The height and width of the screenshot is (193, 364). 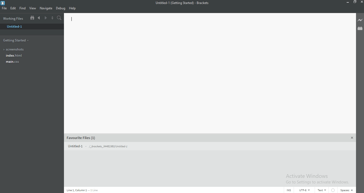 I want to click on Working files, so click(x=13, y=19).